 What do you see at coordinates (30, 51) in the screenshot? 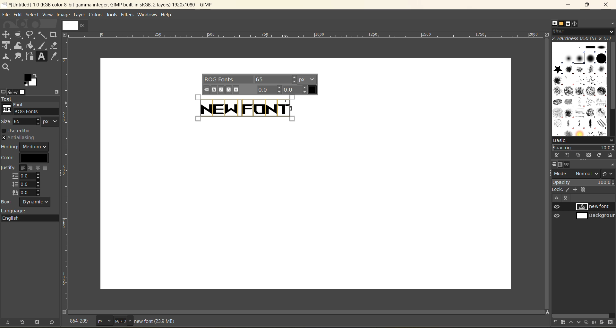
I see `tools` at bounding box center [30, 51].